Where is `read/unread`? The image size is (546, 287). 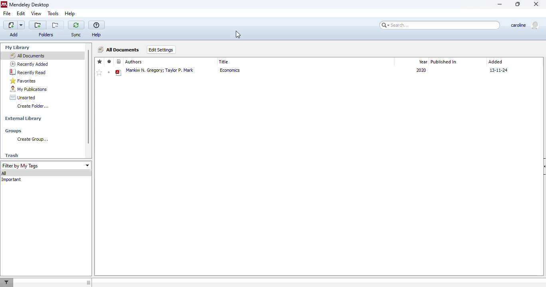
read/unread is located at coordinates (109, 61).